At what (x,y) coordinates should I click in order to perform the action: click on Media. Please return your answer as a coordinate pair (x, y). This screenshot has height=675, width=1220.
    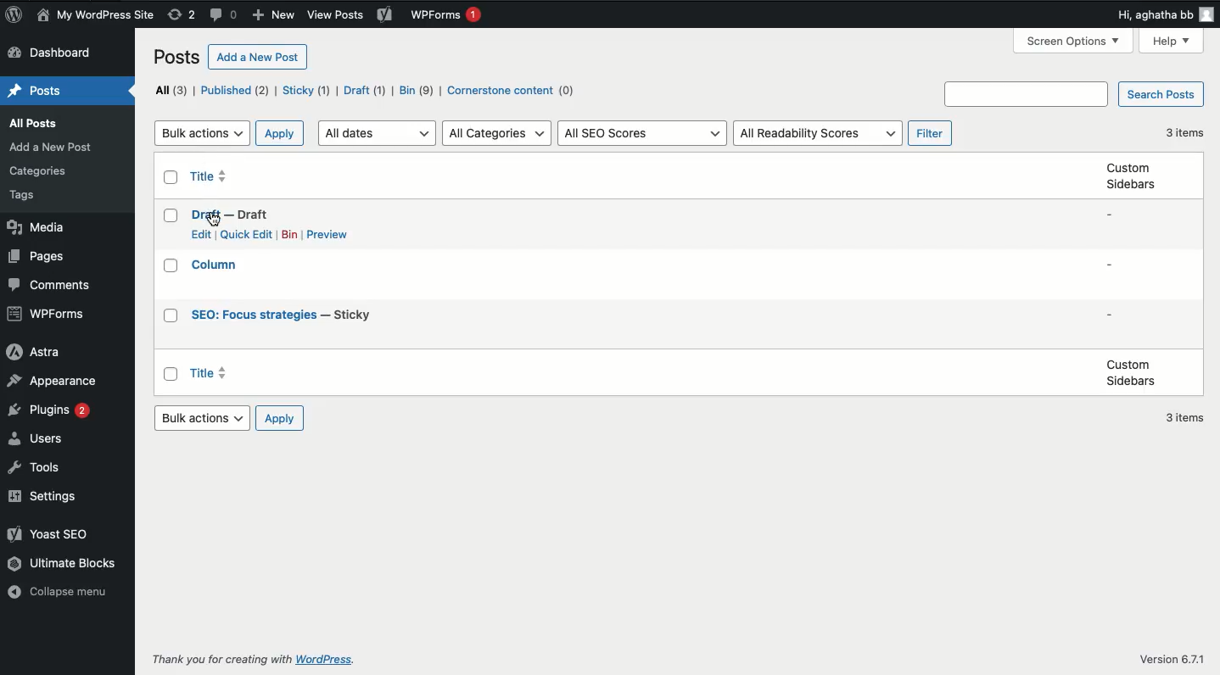
    Looking at the image, I should click on (37, 227).